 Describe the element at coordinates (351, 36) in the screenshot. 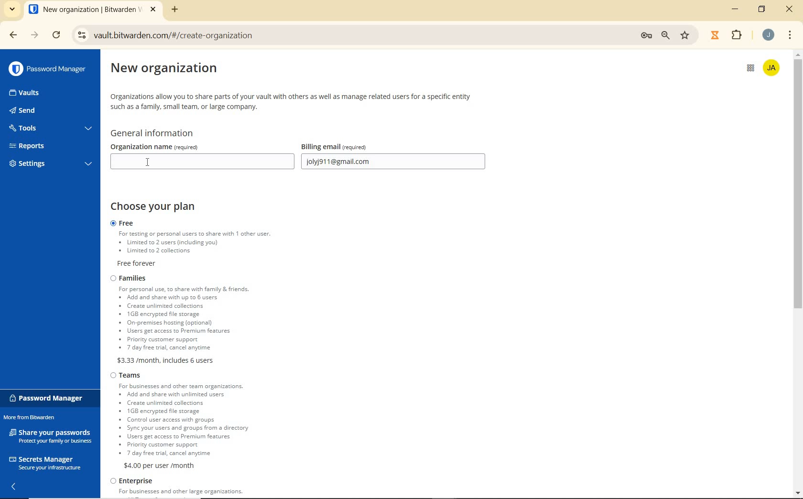

I see `address bar` at that location.